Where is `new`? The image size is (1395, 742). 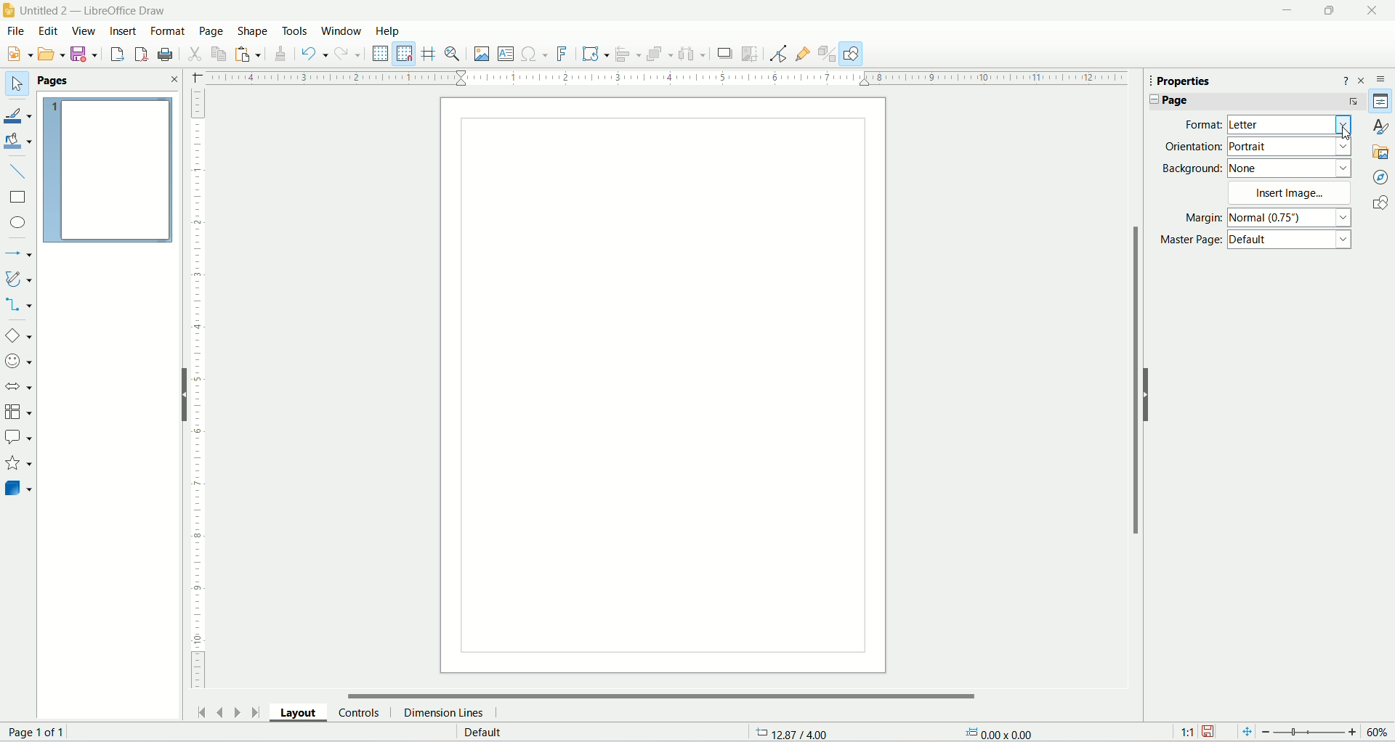
new is located at coordinates (23, 54).